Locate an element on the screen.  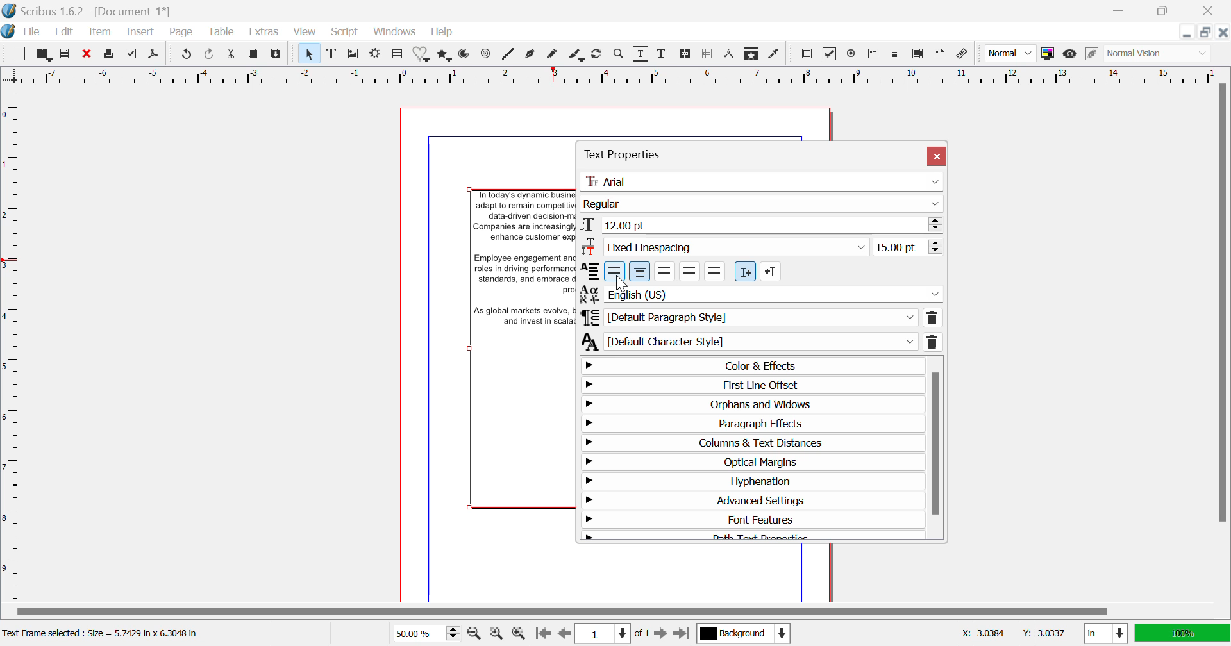
Text Justified is located at coordinates (690, 270).